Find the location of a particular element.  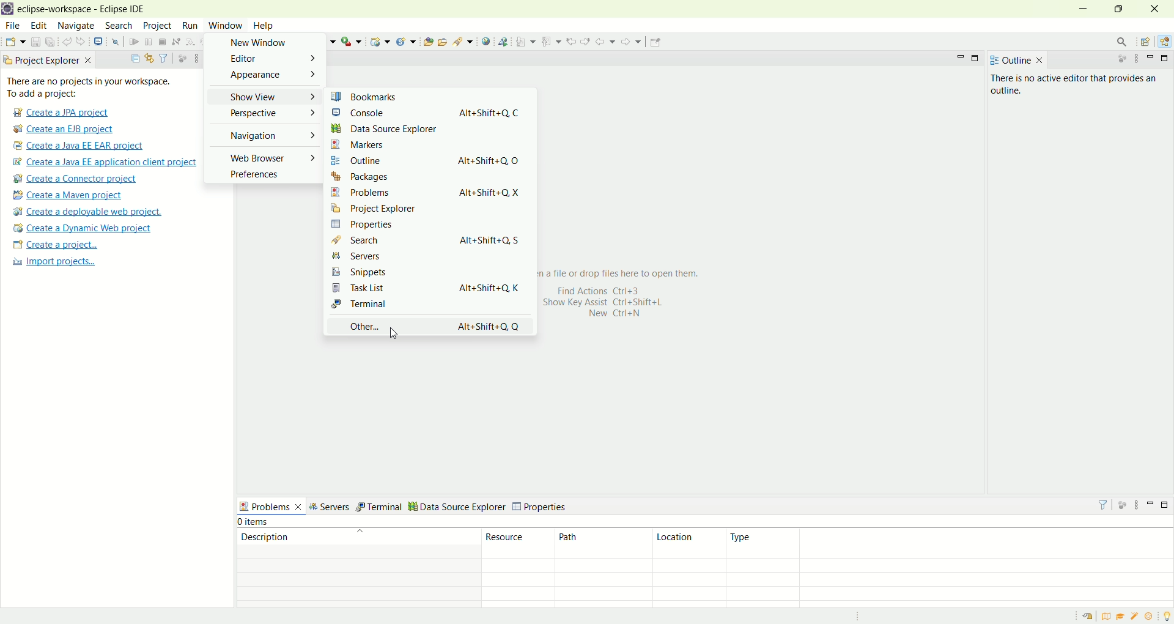

logo is located at coordinates (7, 9).